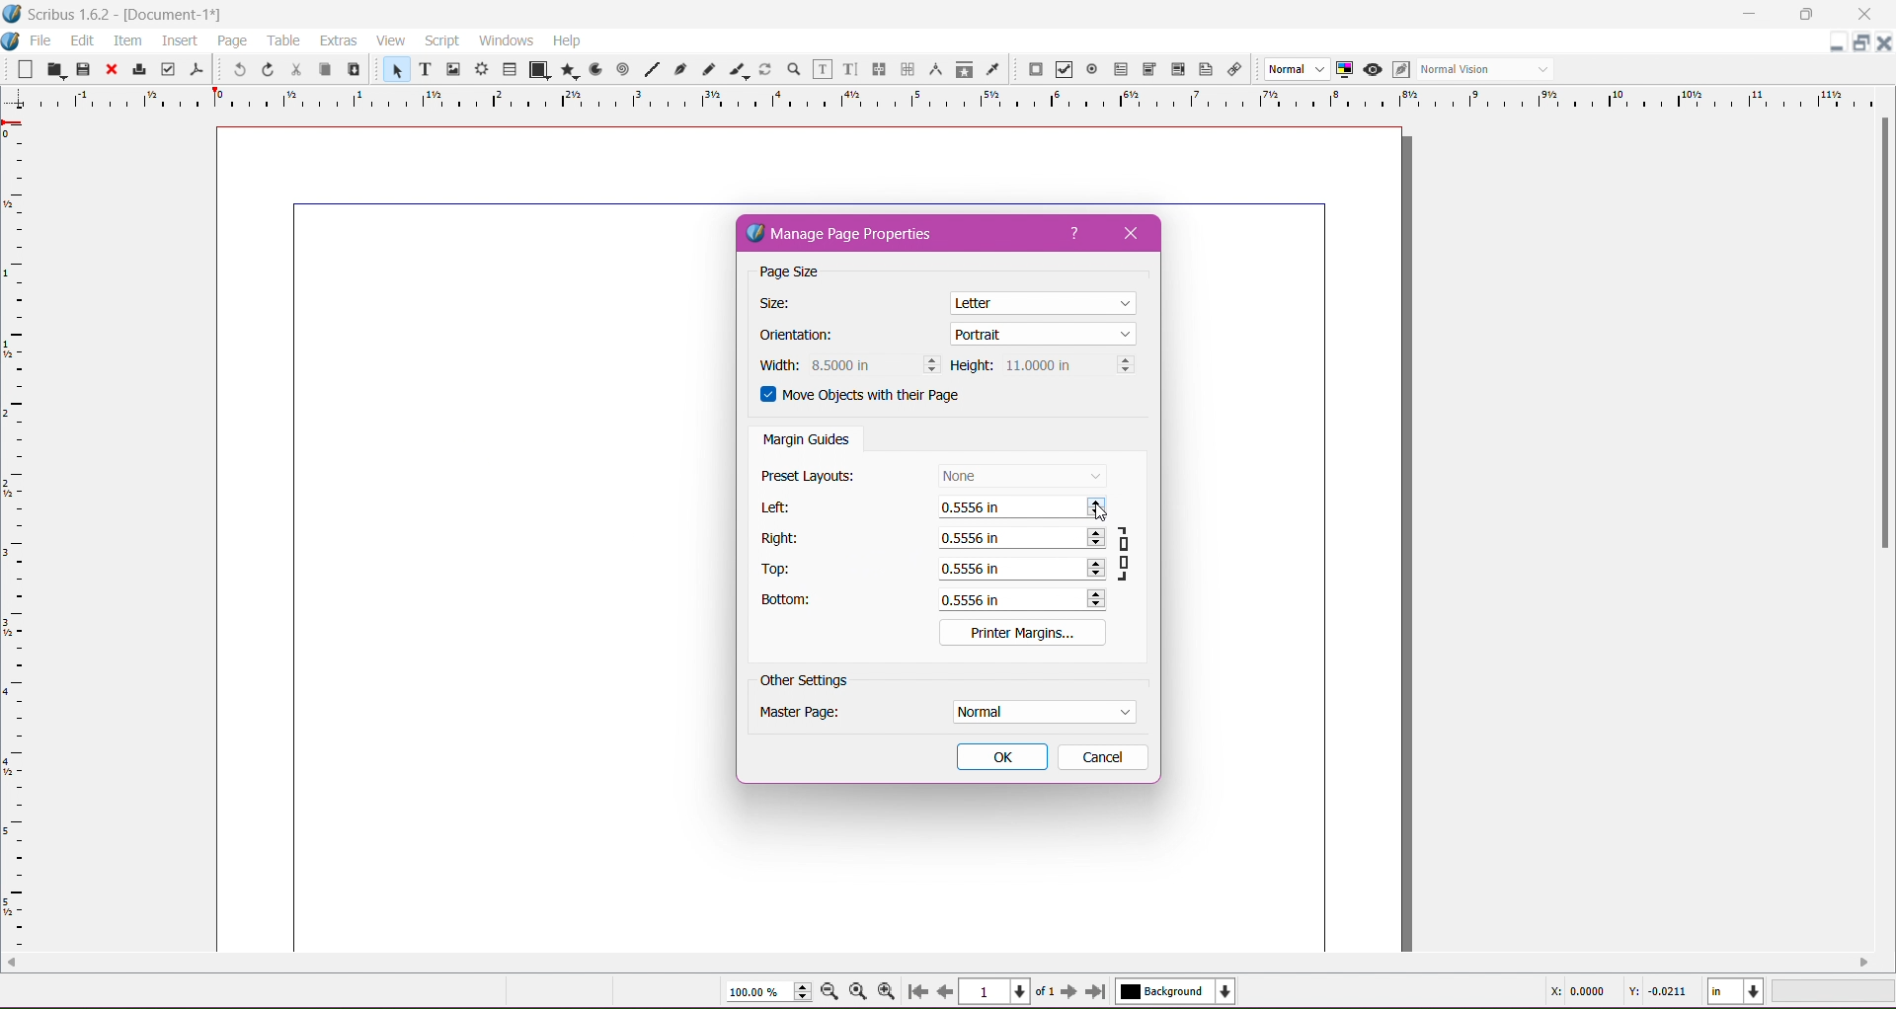 Image resolution: width=1896 pixels, height=1009 pixels. Describe the element at coordinates (390, 40) in the screenshot. I see `View` at that location.